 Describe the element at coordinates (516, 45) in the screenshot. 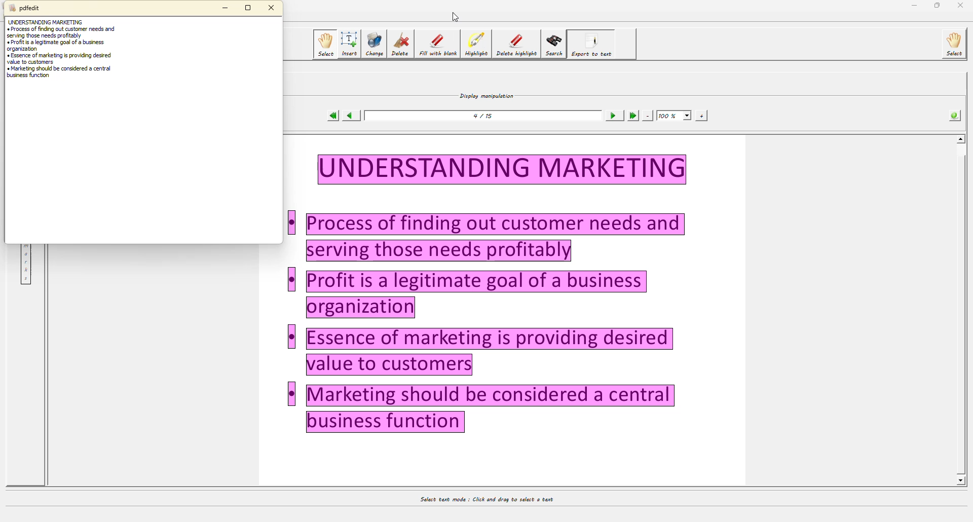

I see `delete highlight` at that location.